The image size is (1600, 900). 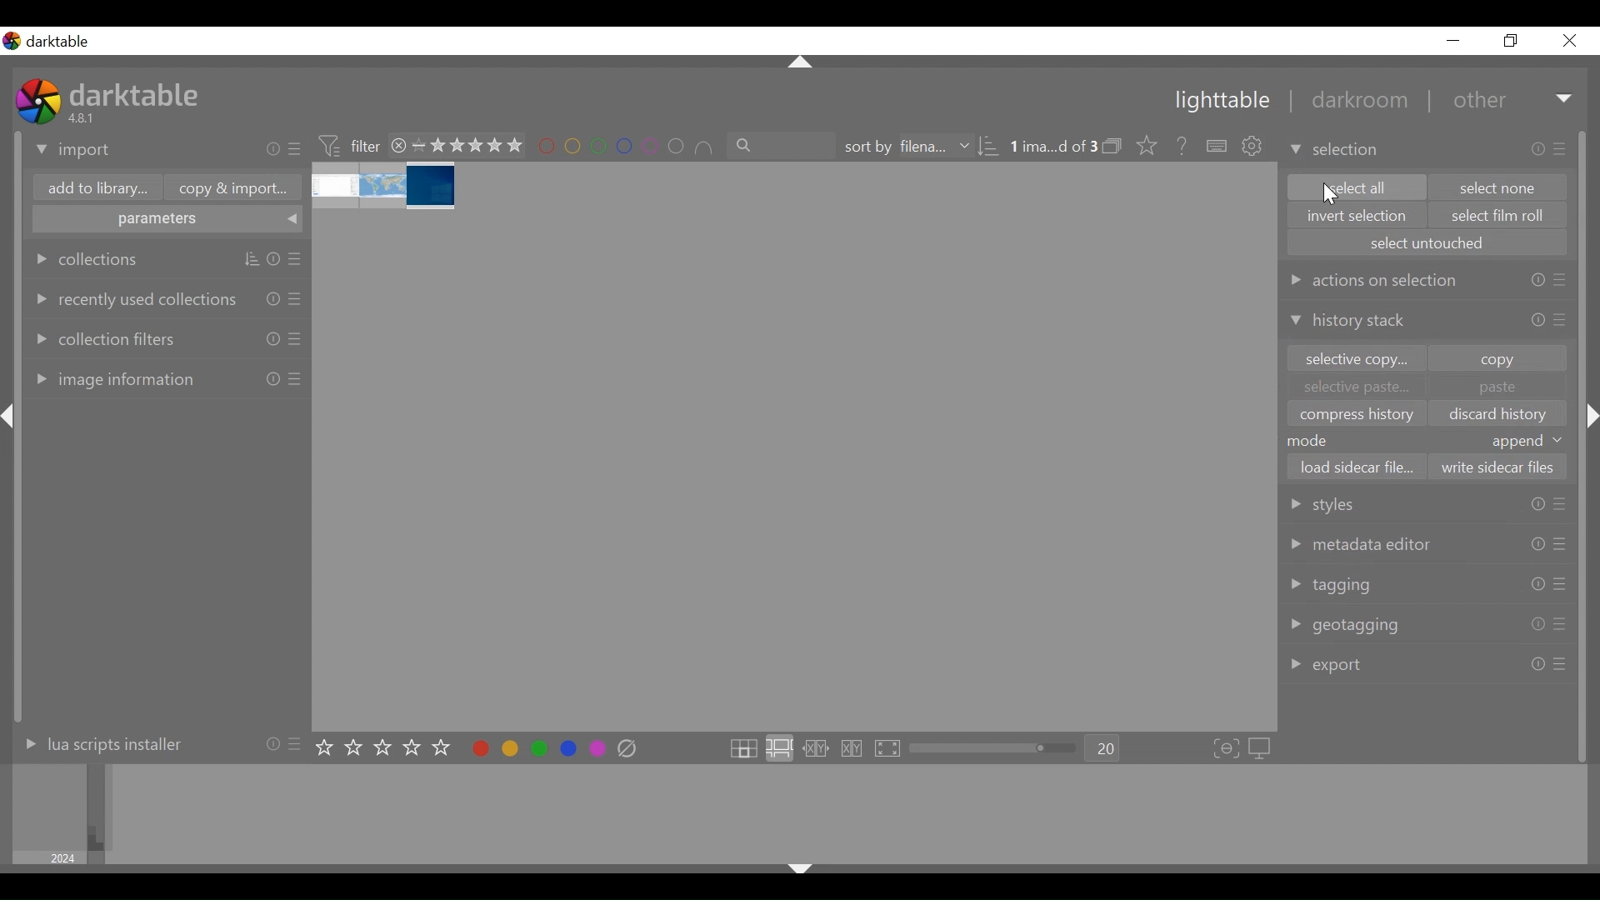 I want to click on discard history, so click(x=1503, y=415).